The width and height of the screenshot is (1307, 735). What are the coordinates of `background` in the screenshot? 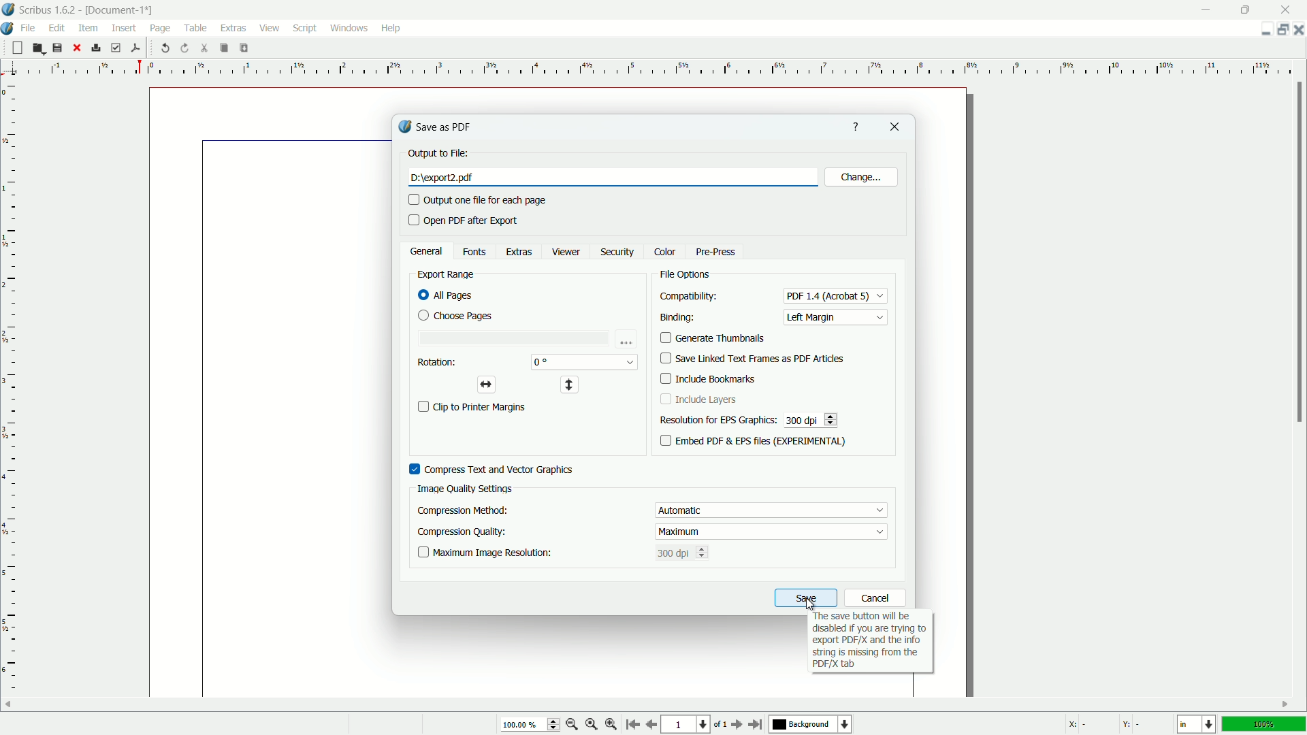 It's located at (811, 723).